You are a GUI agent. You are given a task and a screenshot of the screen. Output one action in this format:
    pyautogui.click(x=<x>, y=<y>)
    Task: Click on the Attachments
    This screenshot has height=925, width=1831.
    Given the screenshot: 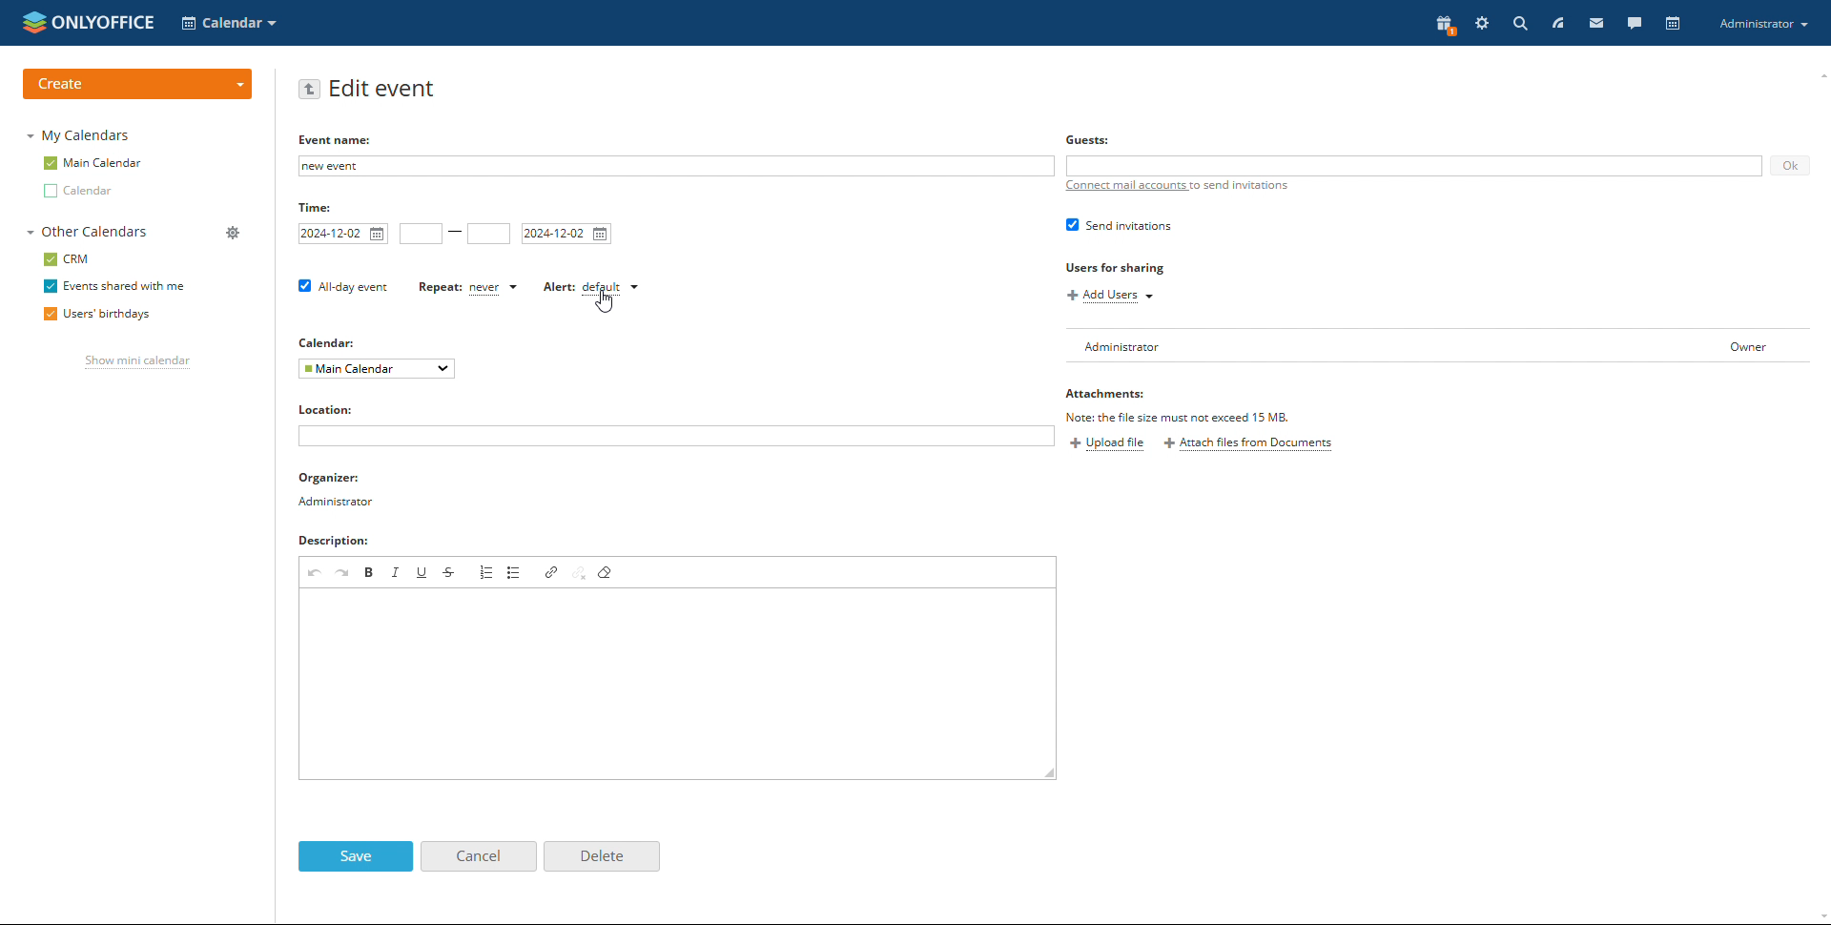 What is the action you would take?
    pyautogui.click(x=1100, y=396)
    